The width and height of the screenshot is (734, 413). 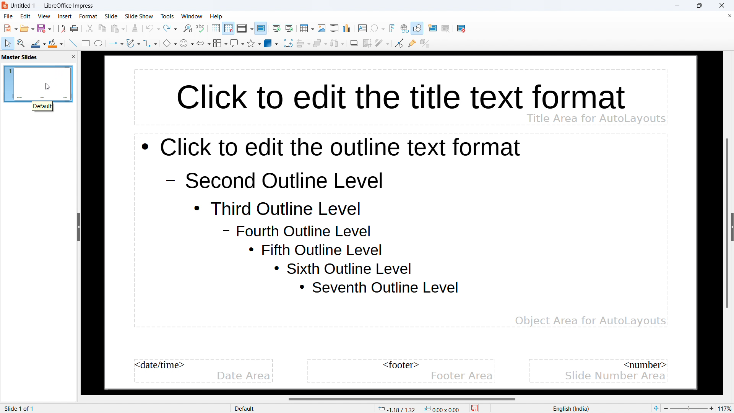 What do you see at coordinates (75, 29) in the screenshot?
I see `save` at bounding box center [75, 29].